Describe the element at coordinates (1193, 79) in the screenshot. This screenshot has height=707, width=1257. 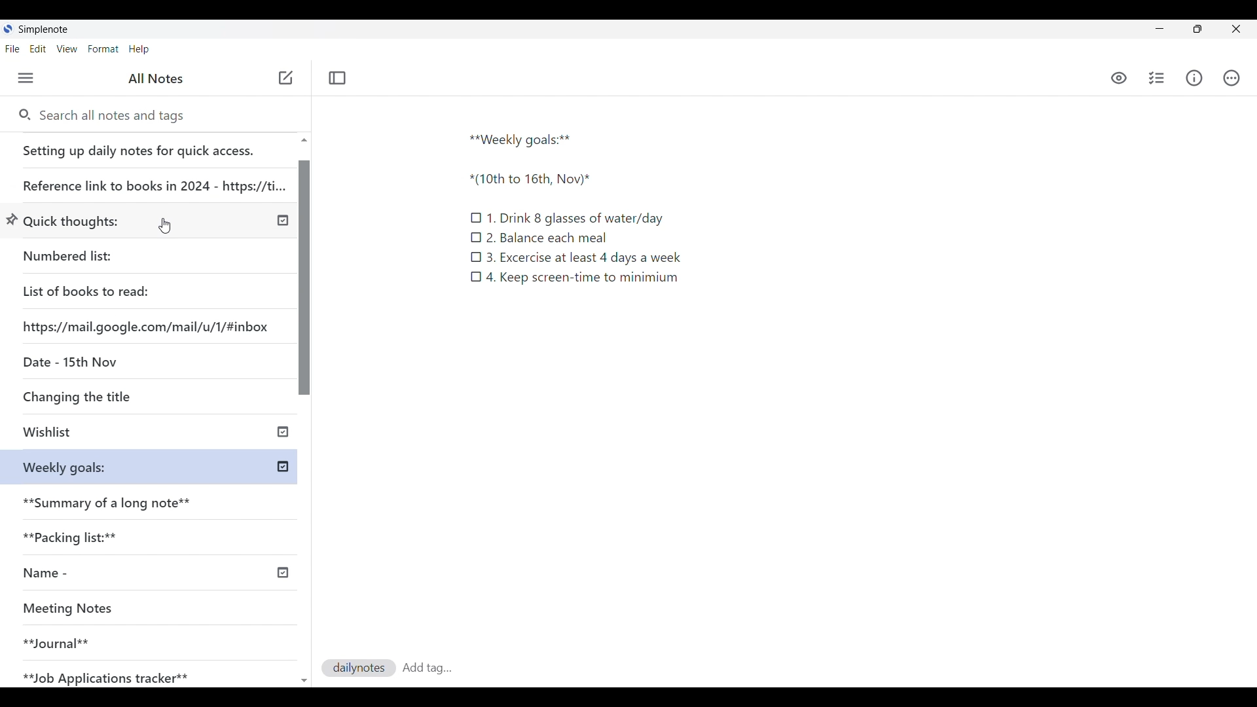
I see `Info` at that location.